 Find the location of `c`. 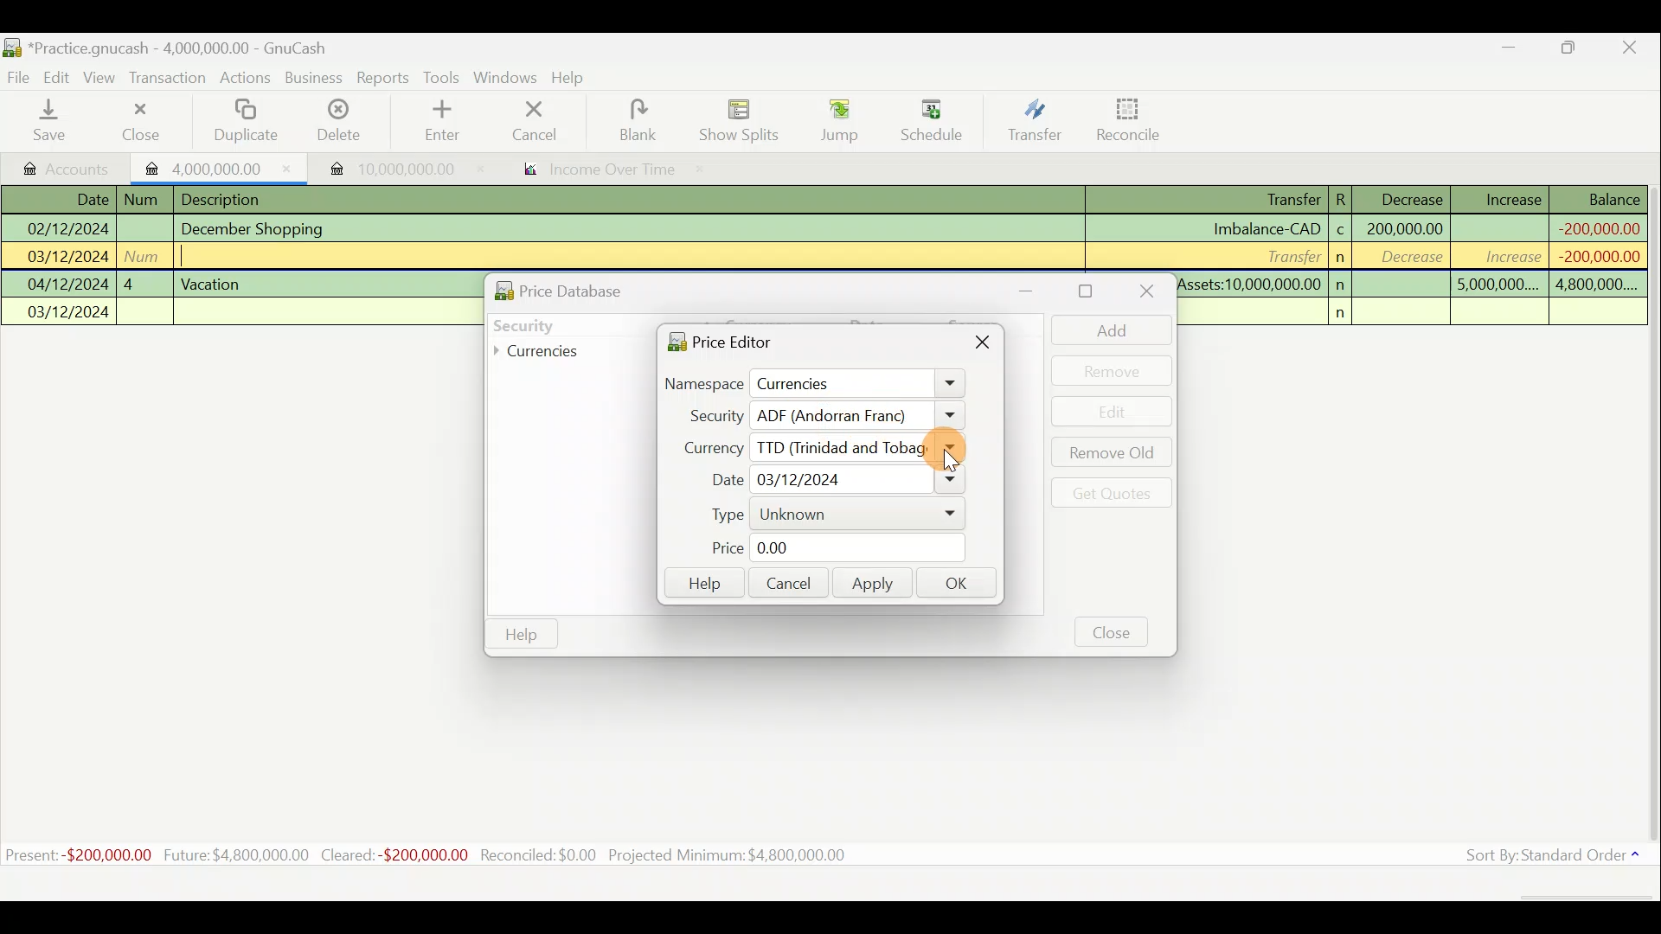

c is located at coordinates (1341, 232).